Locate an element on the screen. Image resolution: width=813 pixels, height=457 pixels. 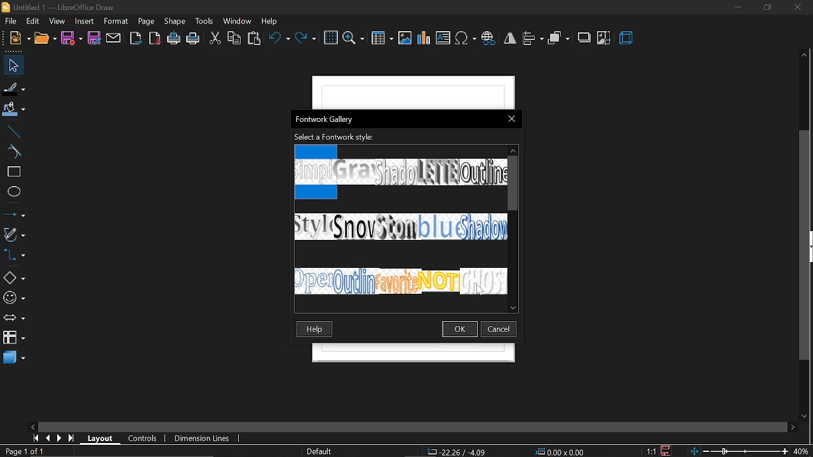
format is located at coordinates (116, 21).